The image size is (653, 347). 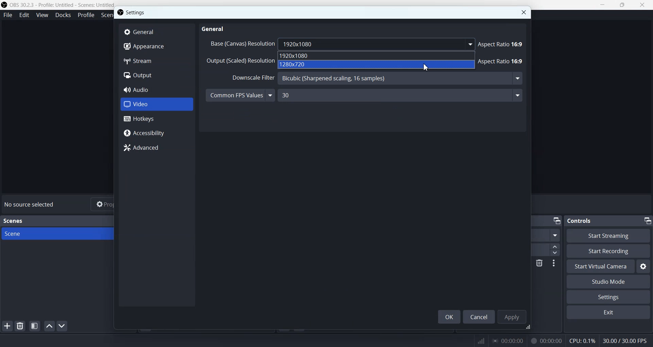 I want to click on CPU: 0.1%, so click(x=581, y=341).